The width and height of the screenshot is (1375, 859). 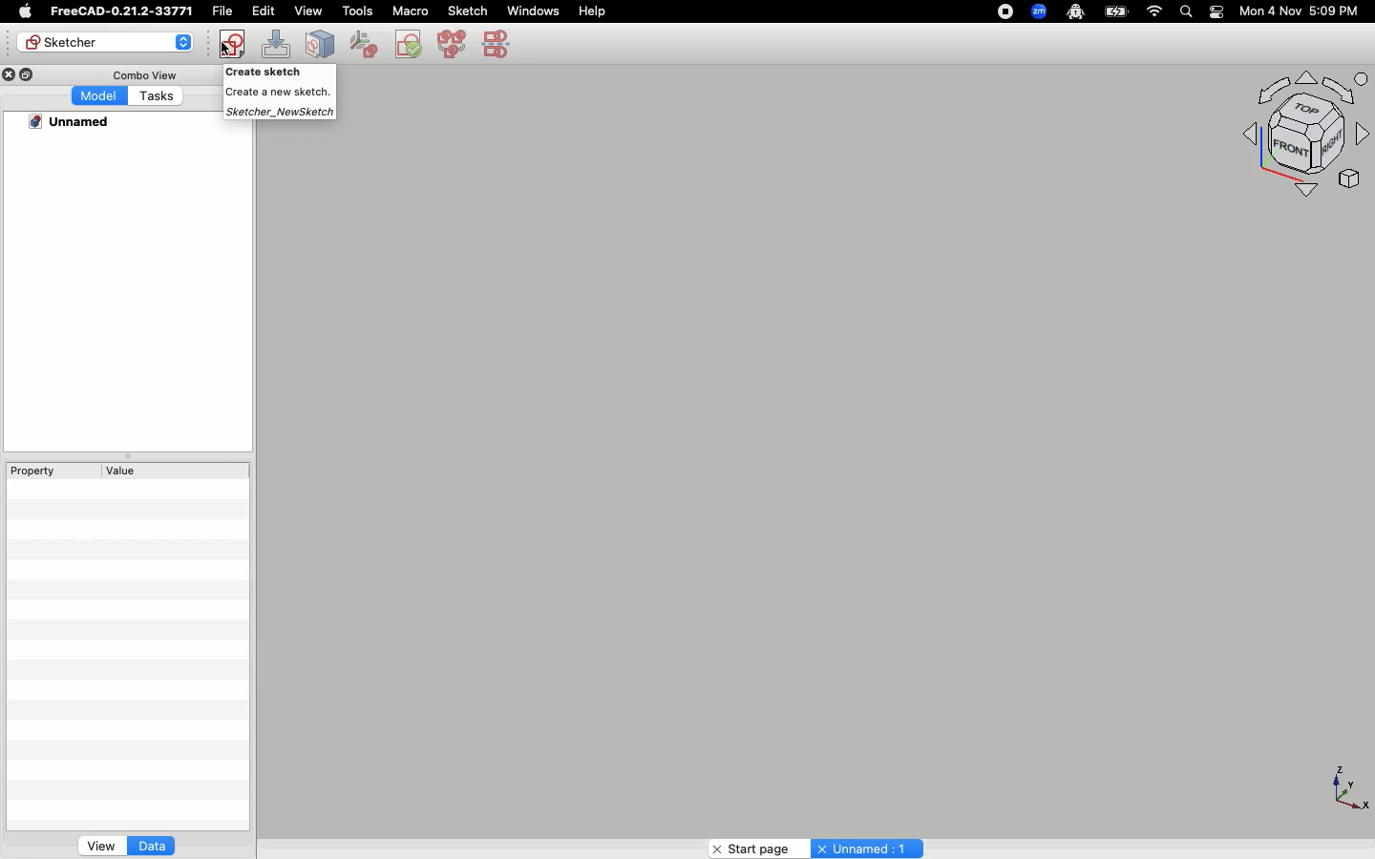 What do you see at coordinates (94, 845) in the screenshot?
I see `View` at bounding box center [94, 845].